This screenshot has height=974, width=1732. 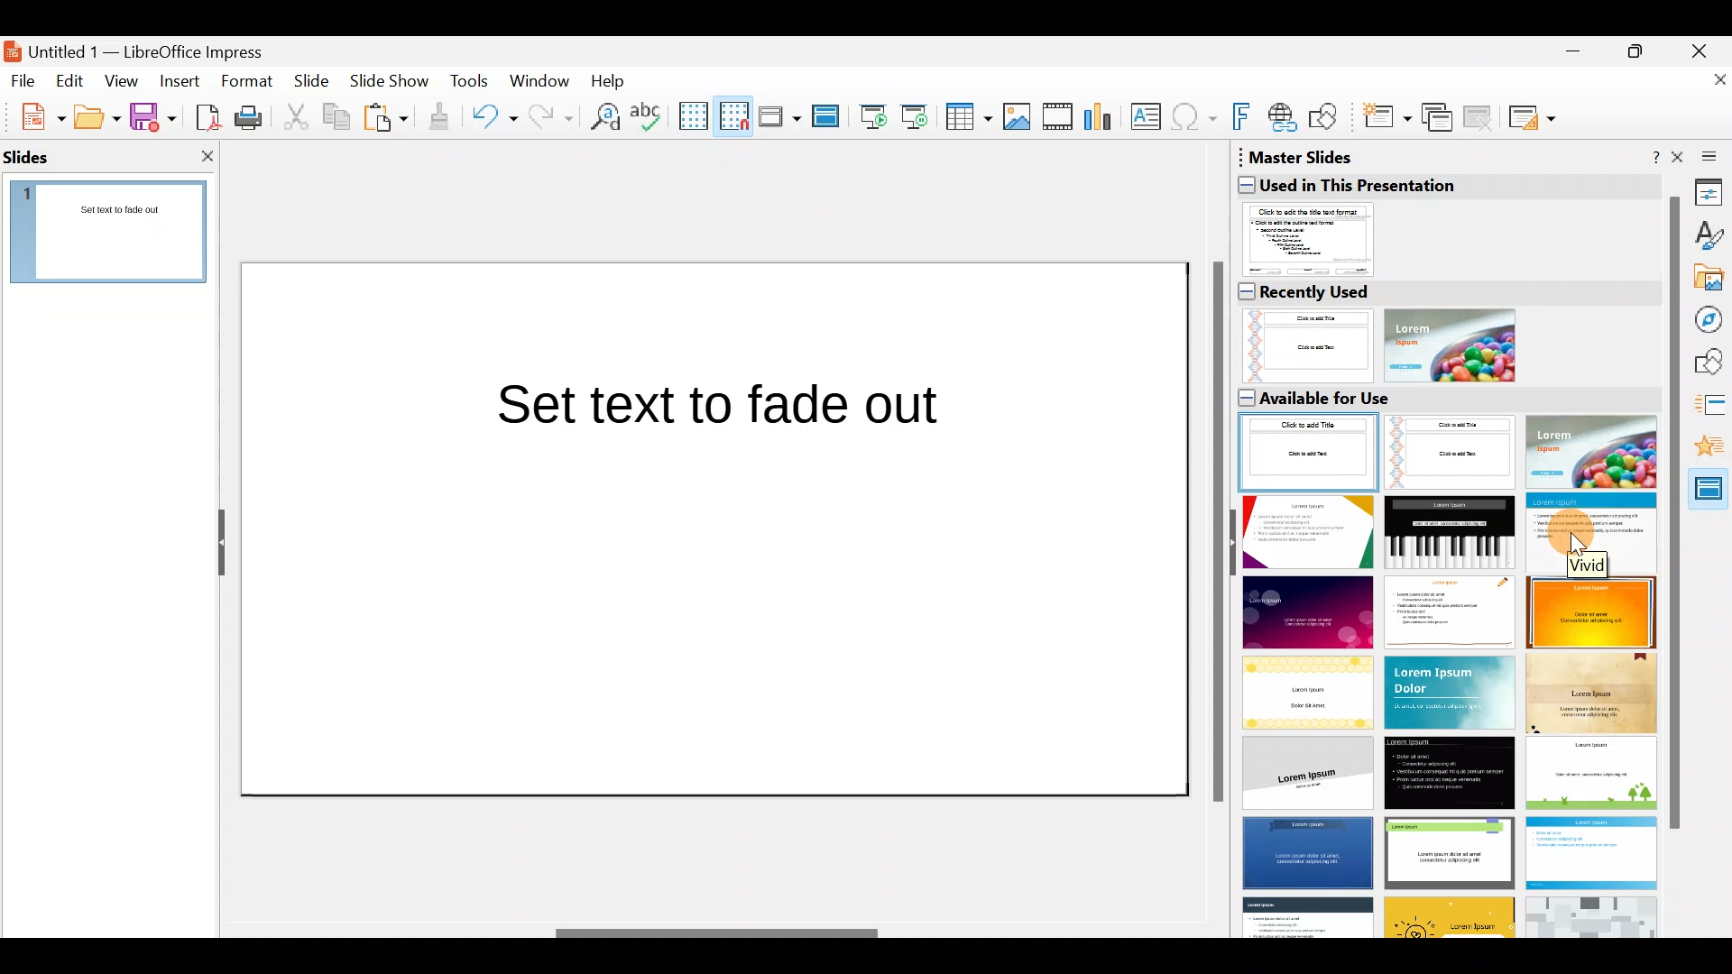 I want to click on Table, so click(x=970, y=118).